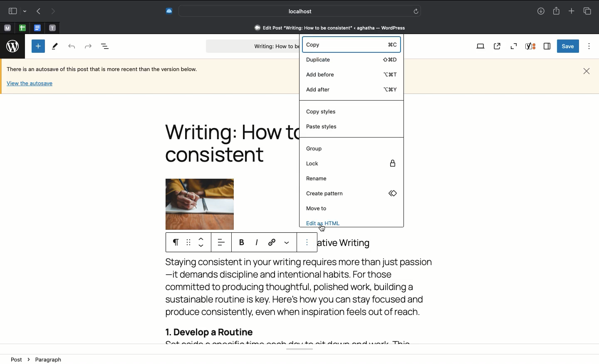 The width and height of the screenshot is (599, 364). I want to click on Left alignment, so click(220, 243).